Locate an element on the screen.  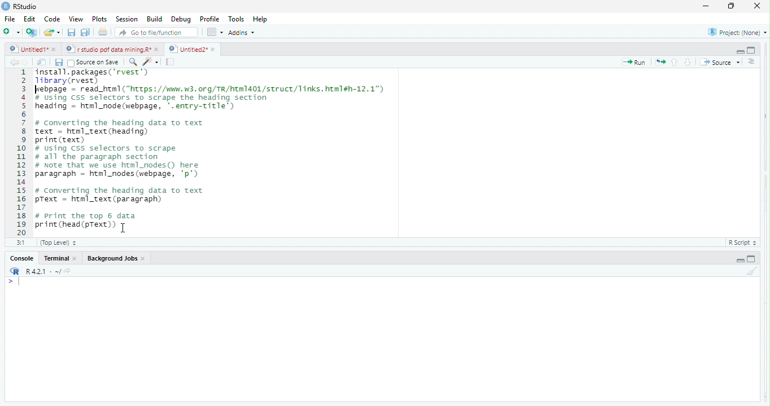
close is located at coordinates (754, 6).